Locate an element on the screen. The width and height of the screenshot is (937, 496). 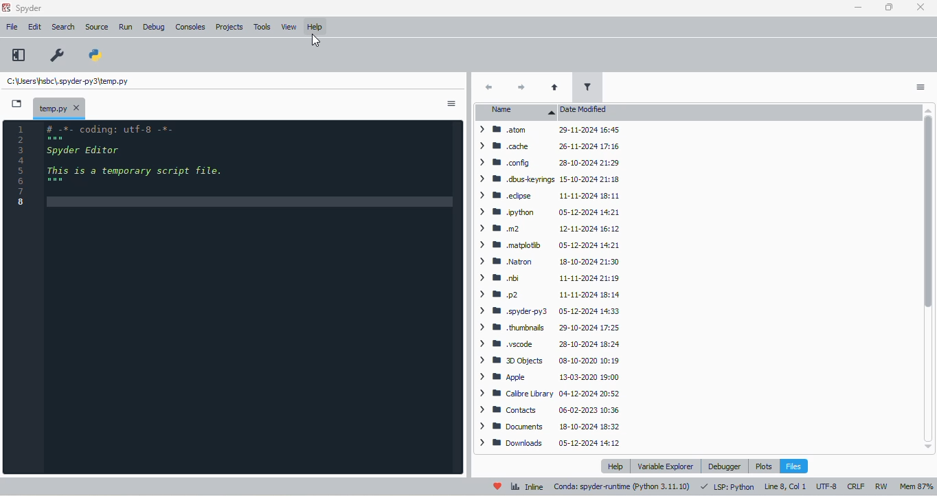
spyder is located at coordinates (30, 8).